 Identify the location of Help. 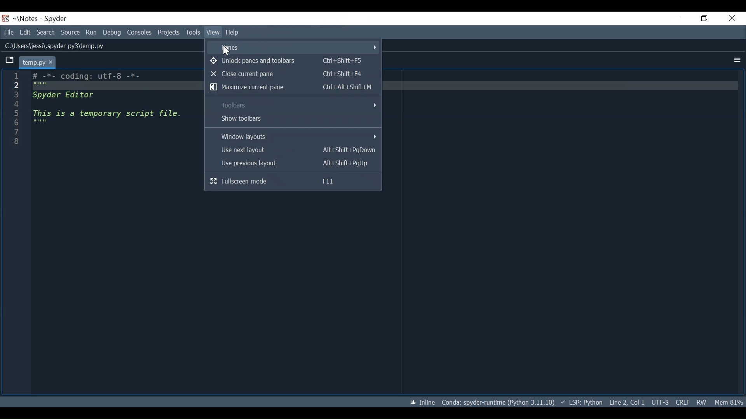
(212, 33).